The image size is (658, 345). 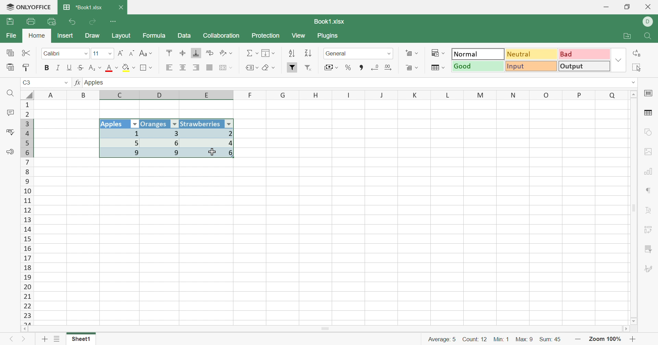 I want to click on cell settings, so click(x=650, y=94).